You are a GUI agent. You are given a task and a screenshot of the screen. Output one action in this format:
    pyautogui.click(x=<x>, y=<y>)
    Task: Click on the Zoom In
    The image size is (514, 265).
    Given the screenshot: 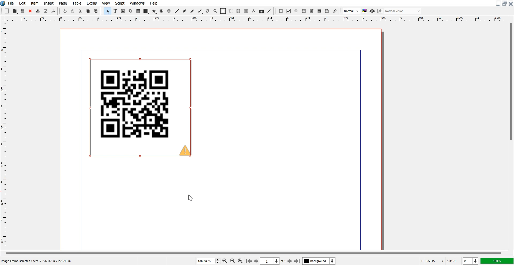 What is the action you would take?
    pyautogui.click(x=241, y=260)
    